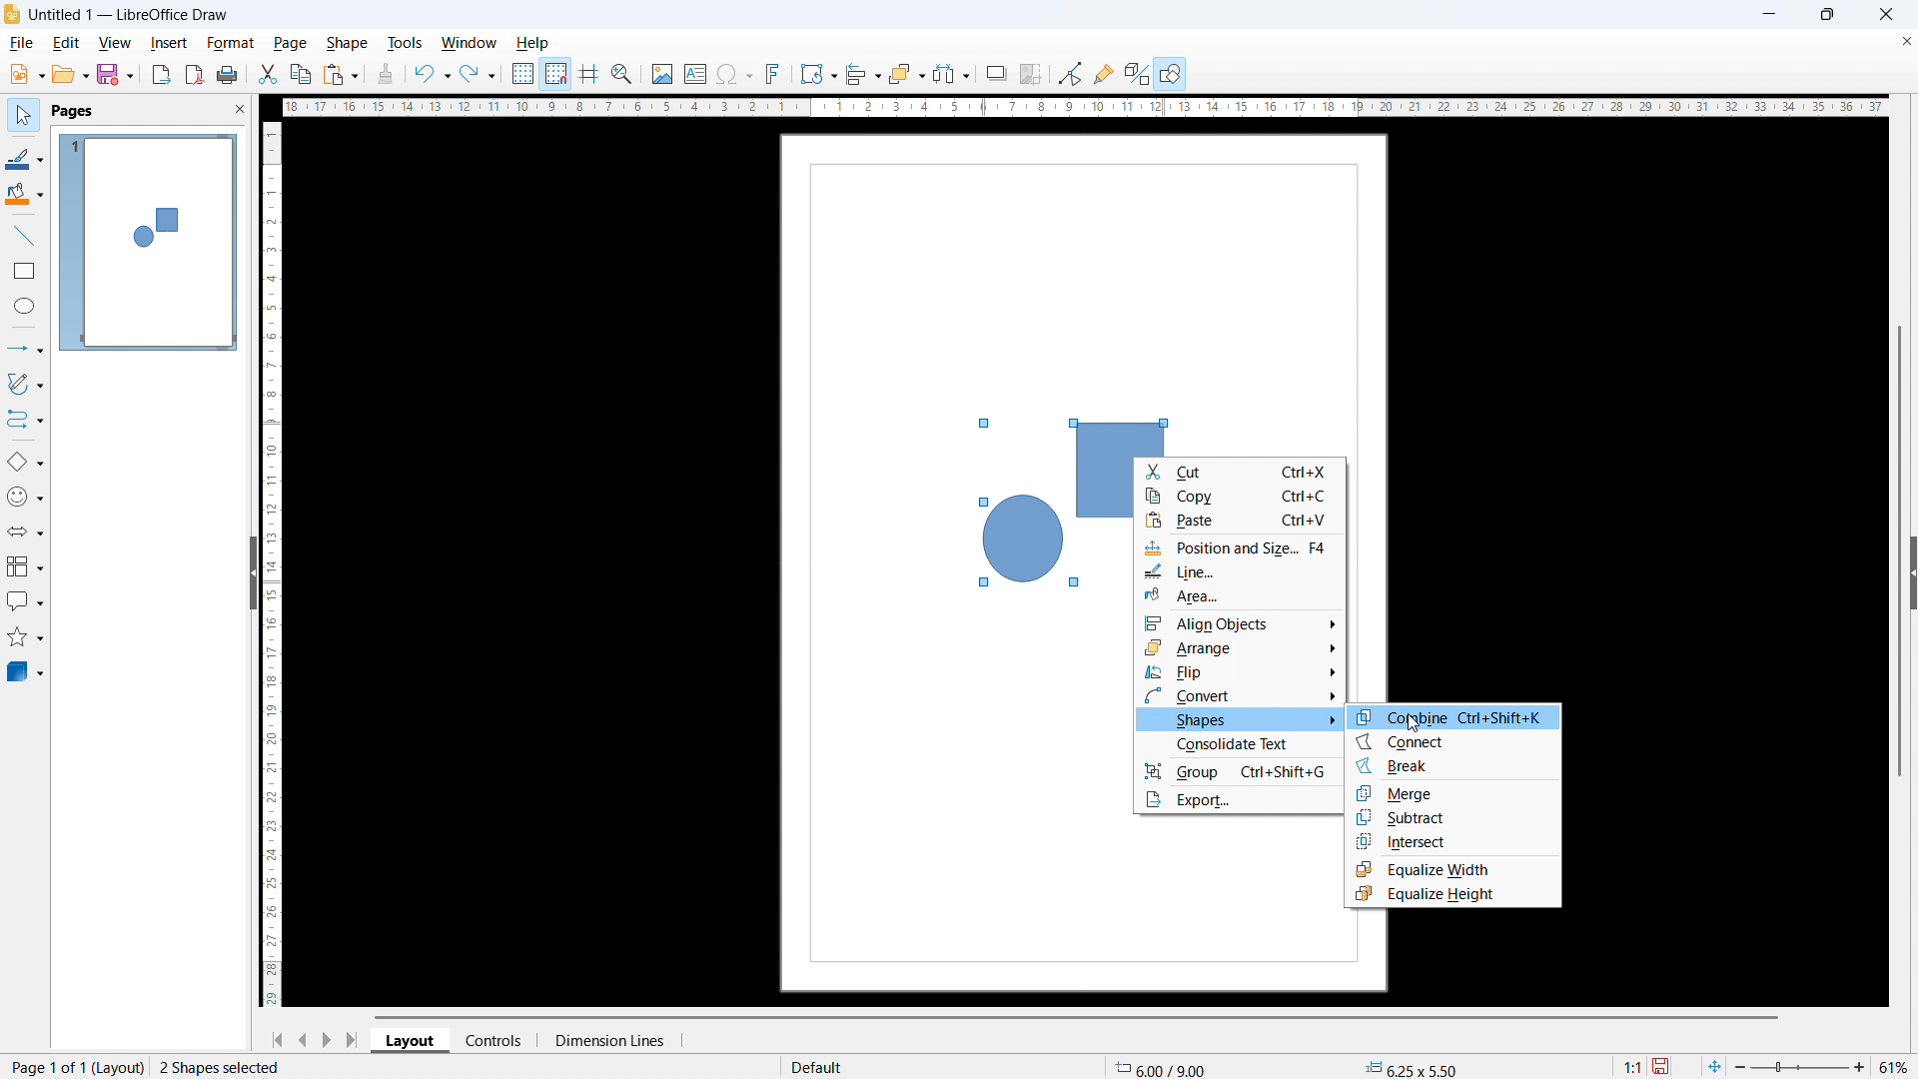 Image resolution: width=1918 pixels, height=1079 pixels. I want to click on tools, so click(406, 42).